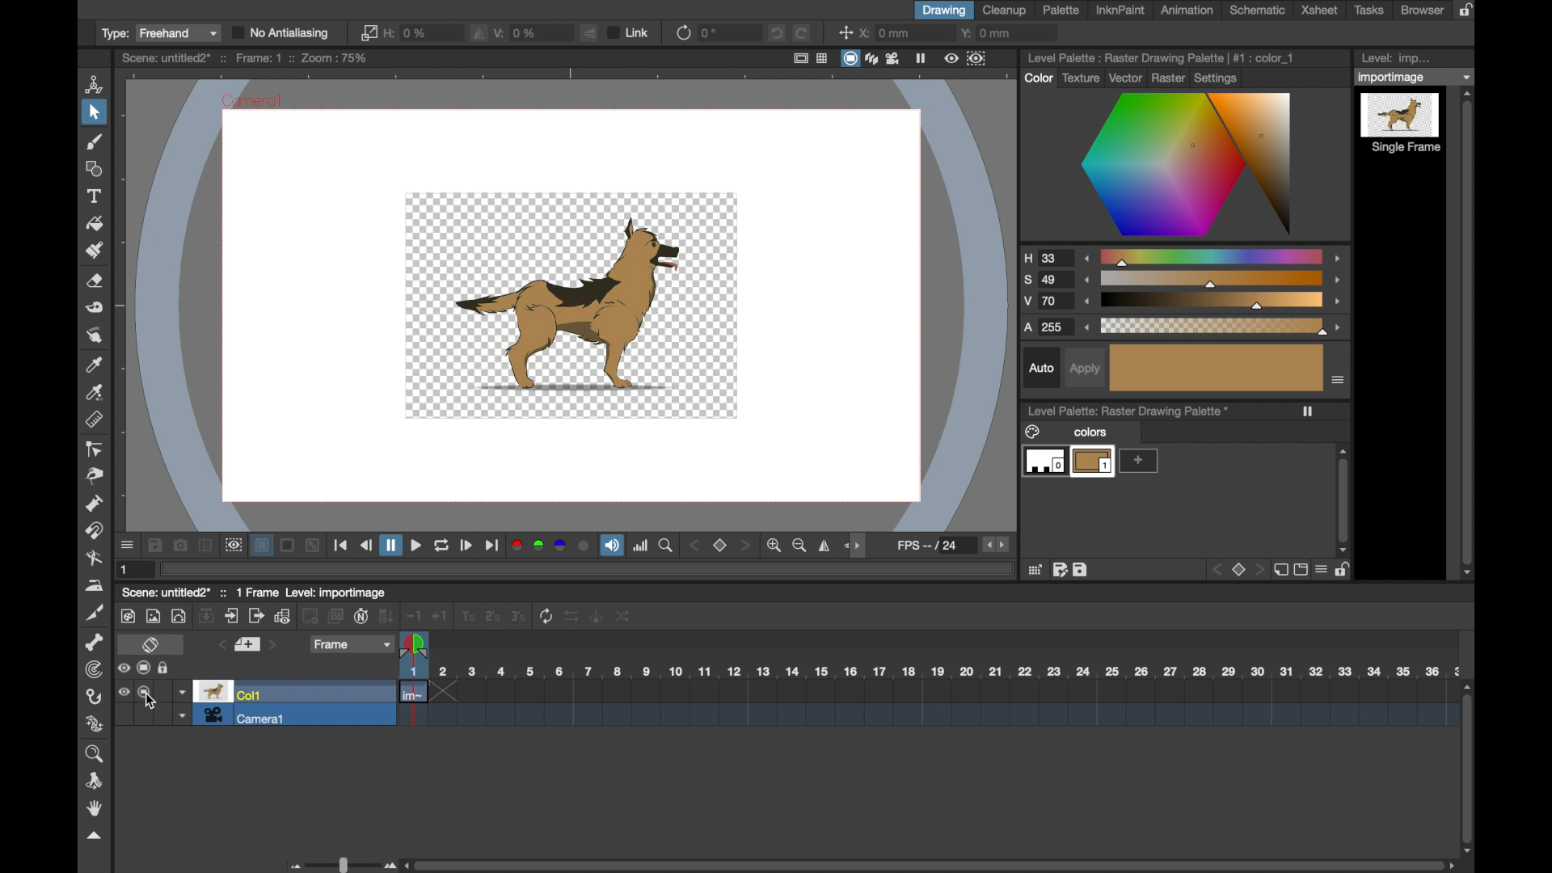  I want to click on screens, so click(336, 617).